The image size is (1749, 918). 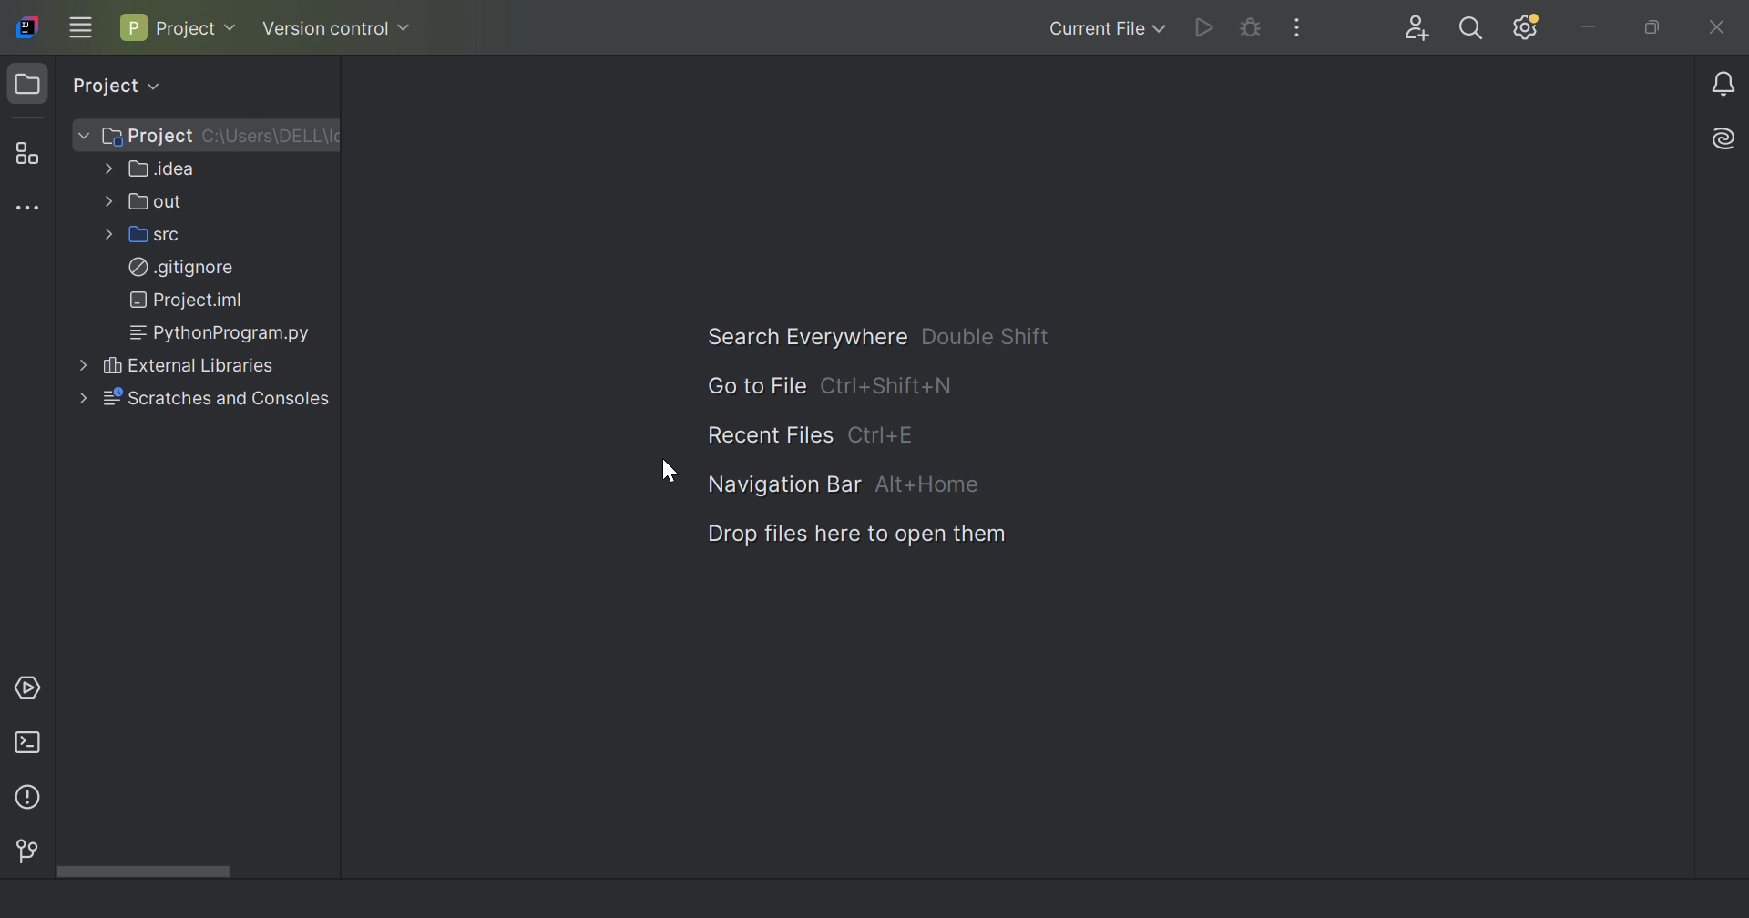 What do you see at coordinates (148, 873) in the screenshot?
I see `Scroll bar` at bounding box center [148, 873].